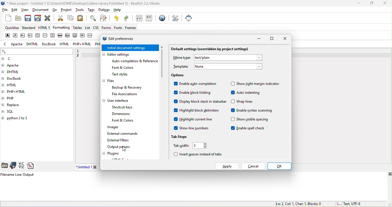 The image size is (392, 207). What do you see at coordinates (67, 36) in the screenshot?
I see `insert` at bounding box center [67, 36].